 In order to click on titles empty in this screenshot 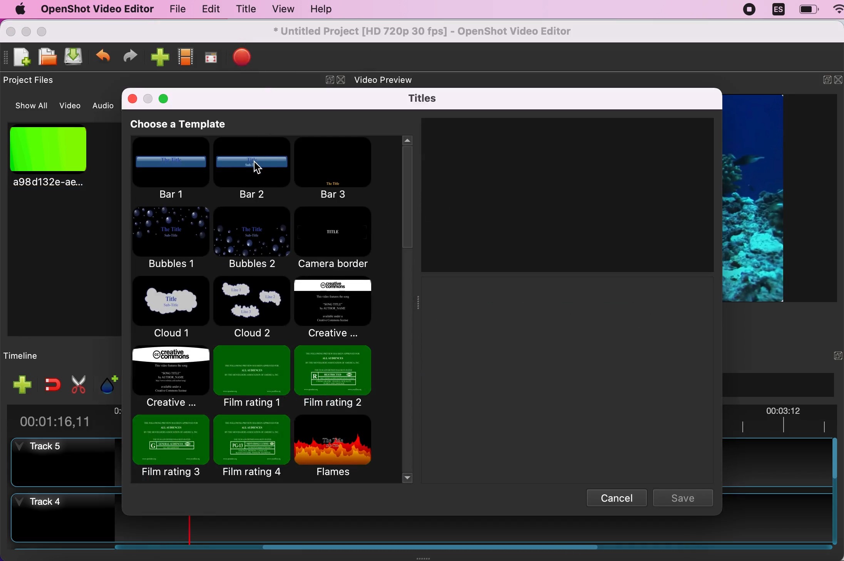, I will do `click(568, 192)`.